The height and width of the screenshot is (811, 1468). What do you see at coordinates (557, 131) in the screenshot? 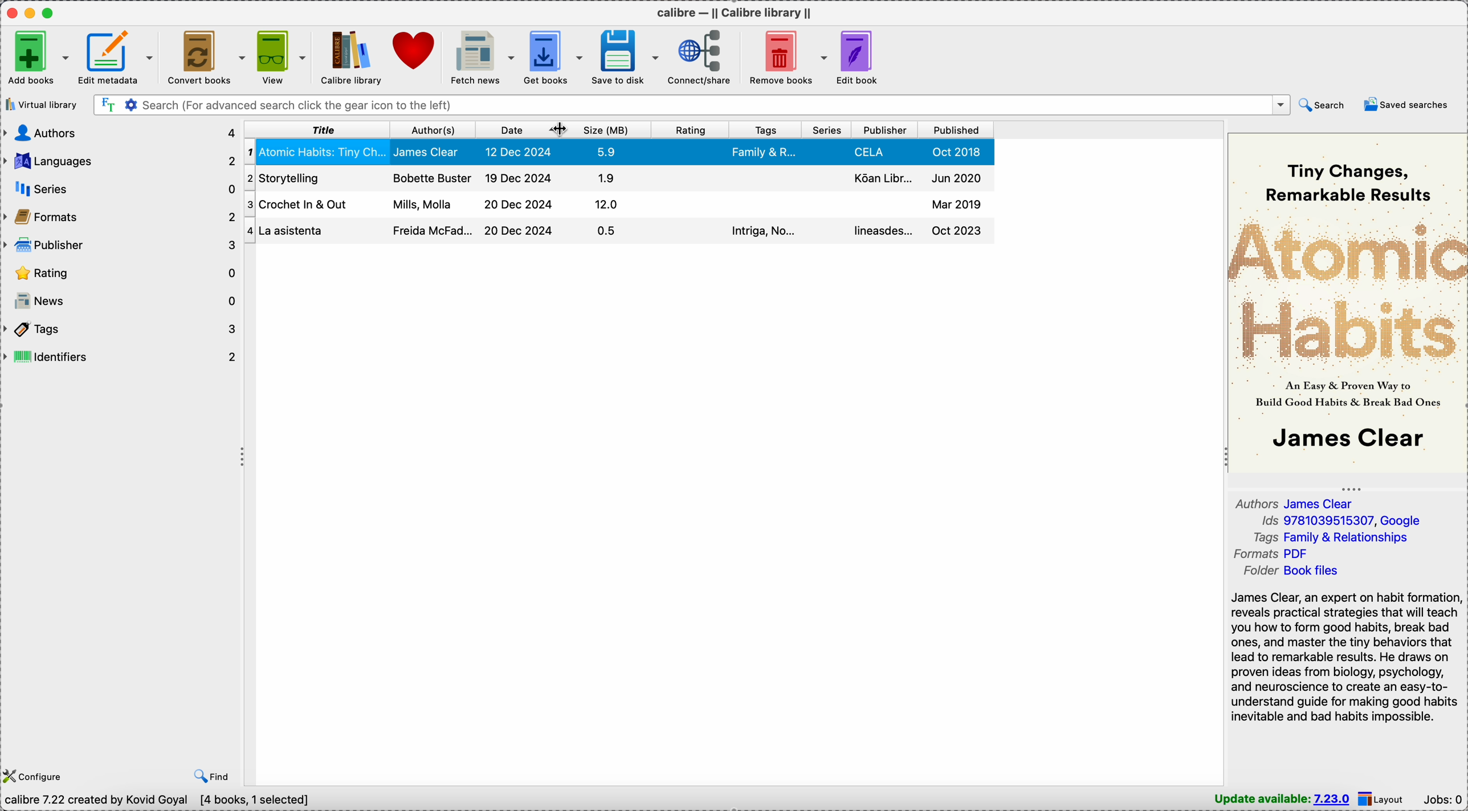
I see `cursor` at bounding box center [557, 131].